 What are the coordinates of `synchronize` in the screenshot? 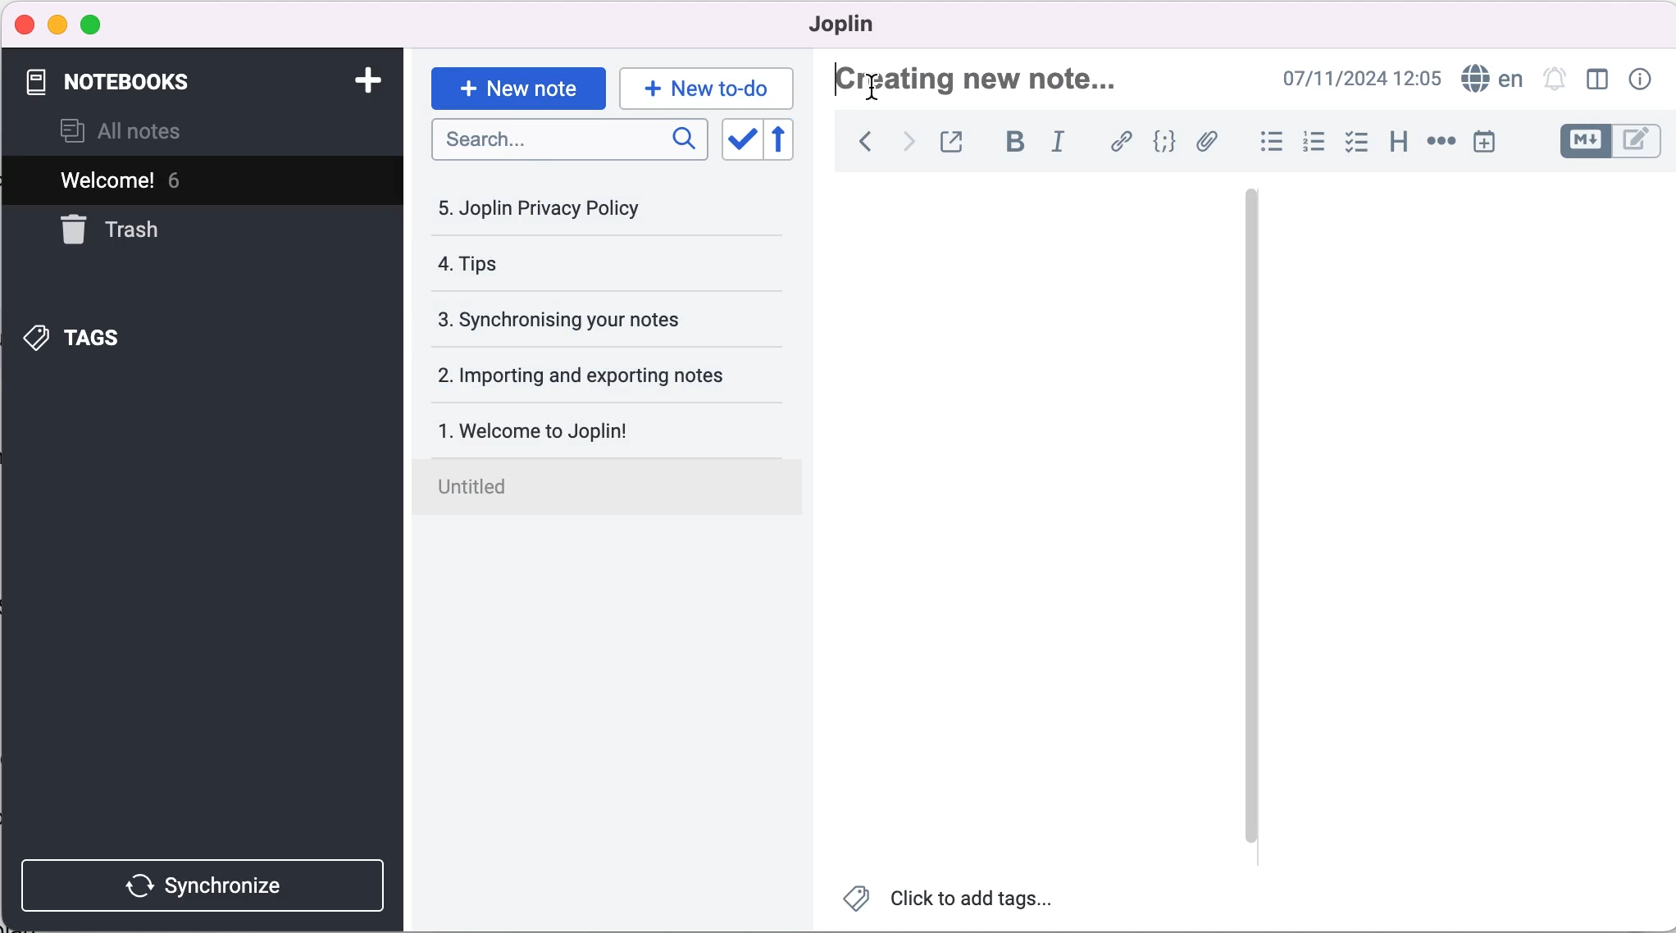 It's located at (207, 881).